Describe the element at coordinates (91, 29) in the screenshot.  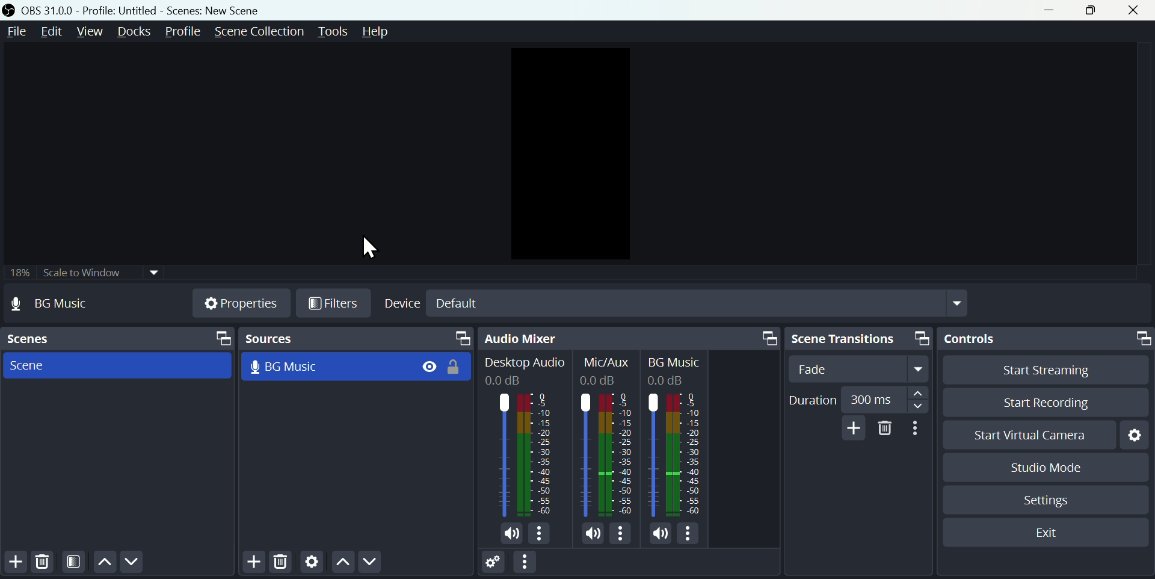
I see `View` at that location.